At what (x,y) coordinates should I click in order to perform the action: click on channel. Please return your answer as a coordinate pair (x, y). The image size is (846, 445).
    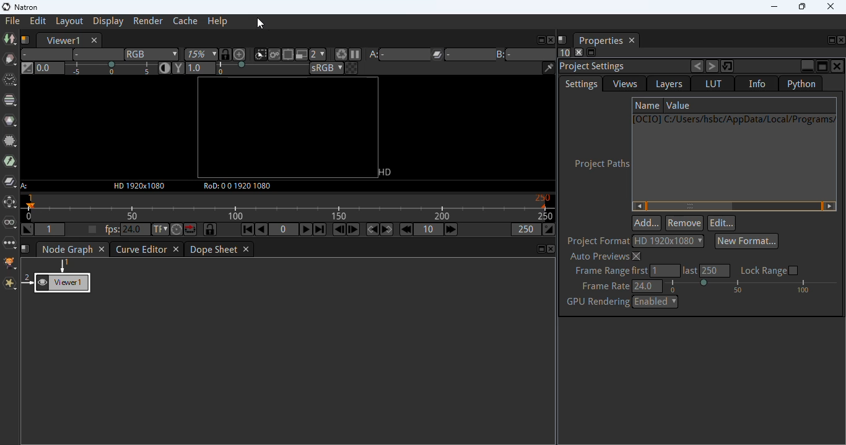
    Looking at the image, I should click on (9, 100).